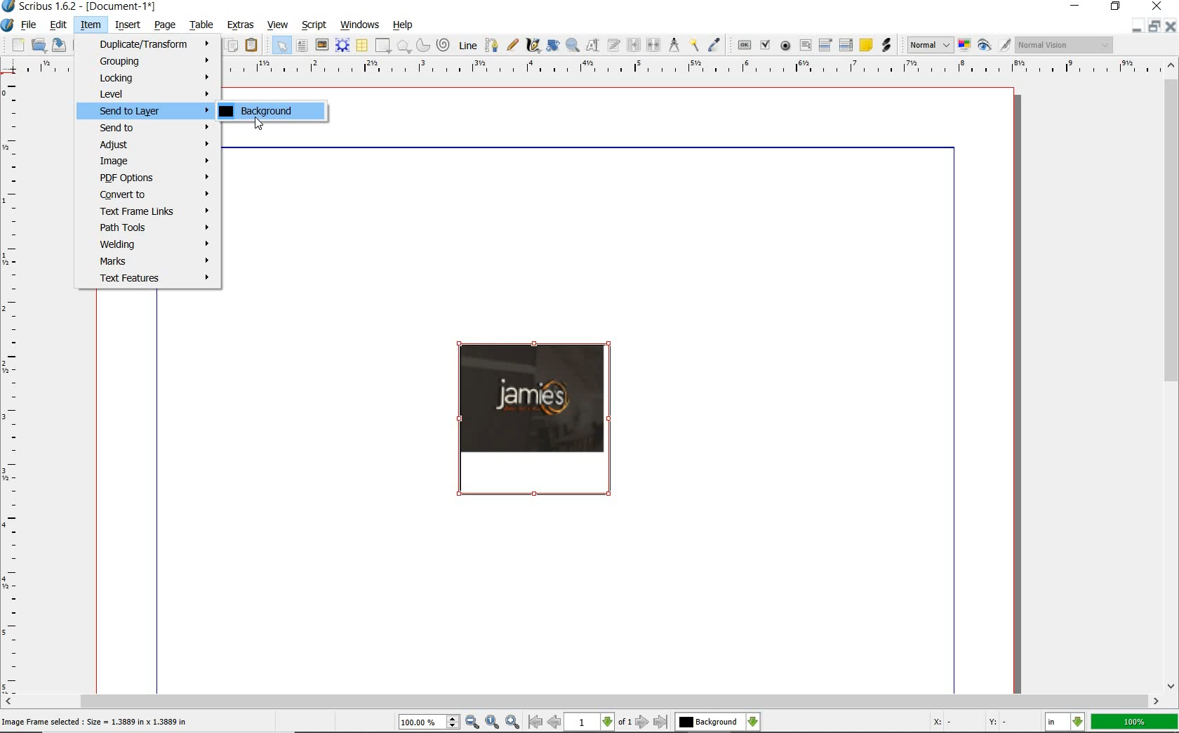 This screenshot has width=1179, height=733. What do you see at coordinates (661, 722) in the screenshot?
I see `Last Page` at bounding box center [661, 722].